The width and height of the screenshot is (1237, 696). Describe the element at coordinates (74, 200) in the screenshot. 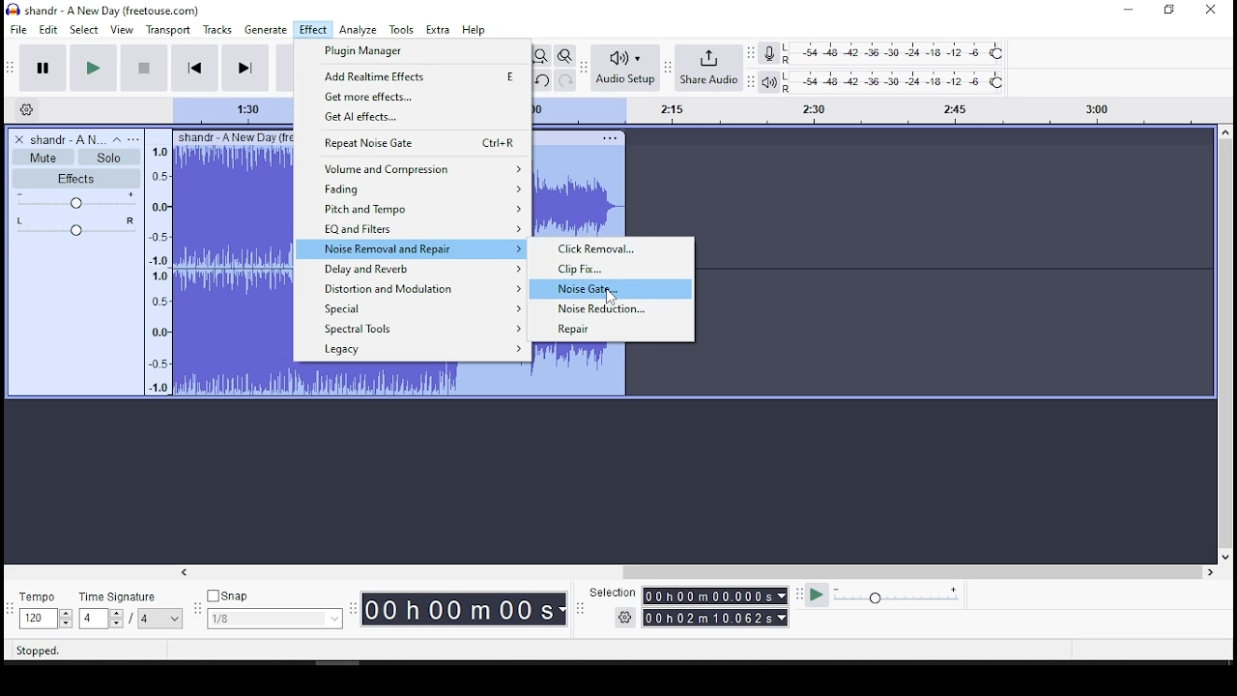

I see `volume` at that location.